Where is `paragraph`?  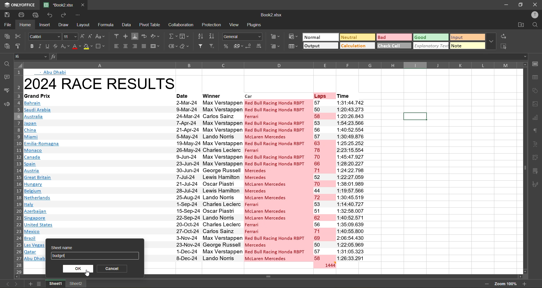
paragraph is located at coordinates (536, 132).